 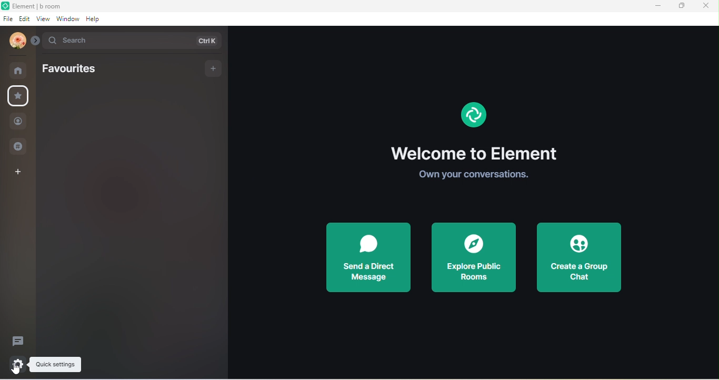 What do you see at coordinates (659, 6) in the screenshot?
I see `minimize` at bounding box center [659, 6].